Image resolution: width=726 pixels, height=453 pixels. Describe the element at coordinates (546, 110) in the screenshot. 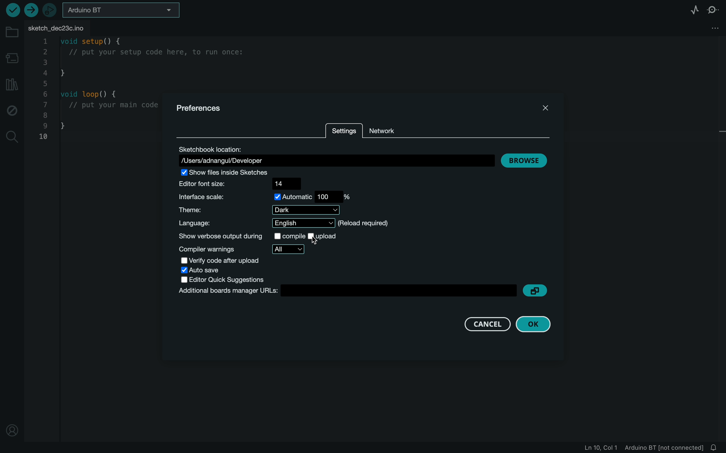

I see `close` at that location.